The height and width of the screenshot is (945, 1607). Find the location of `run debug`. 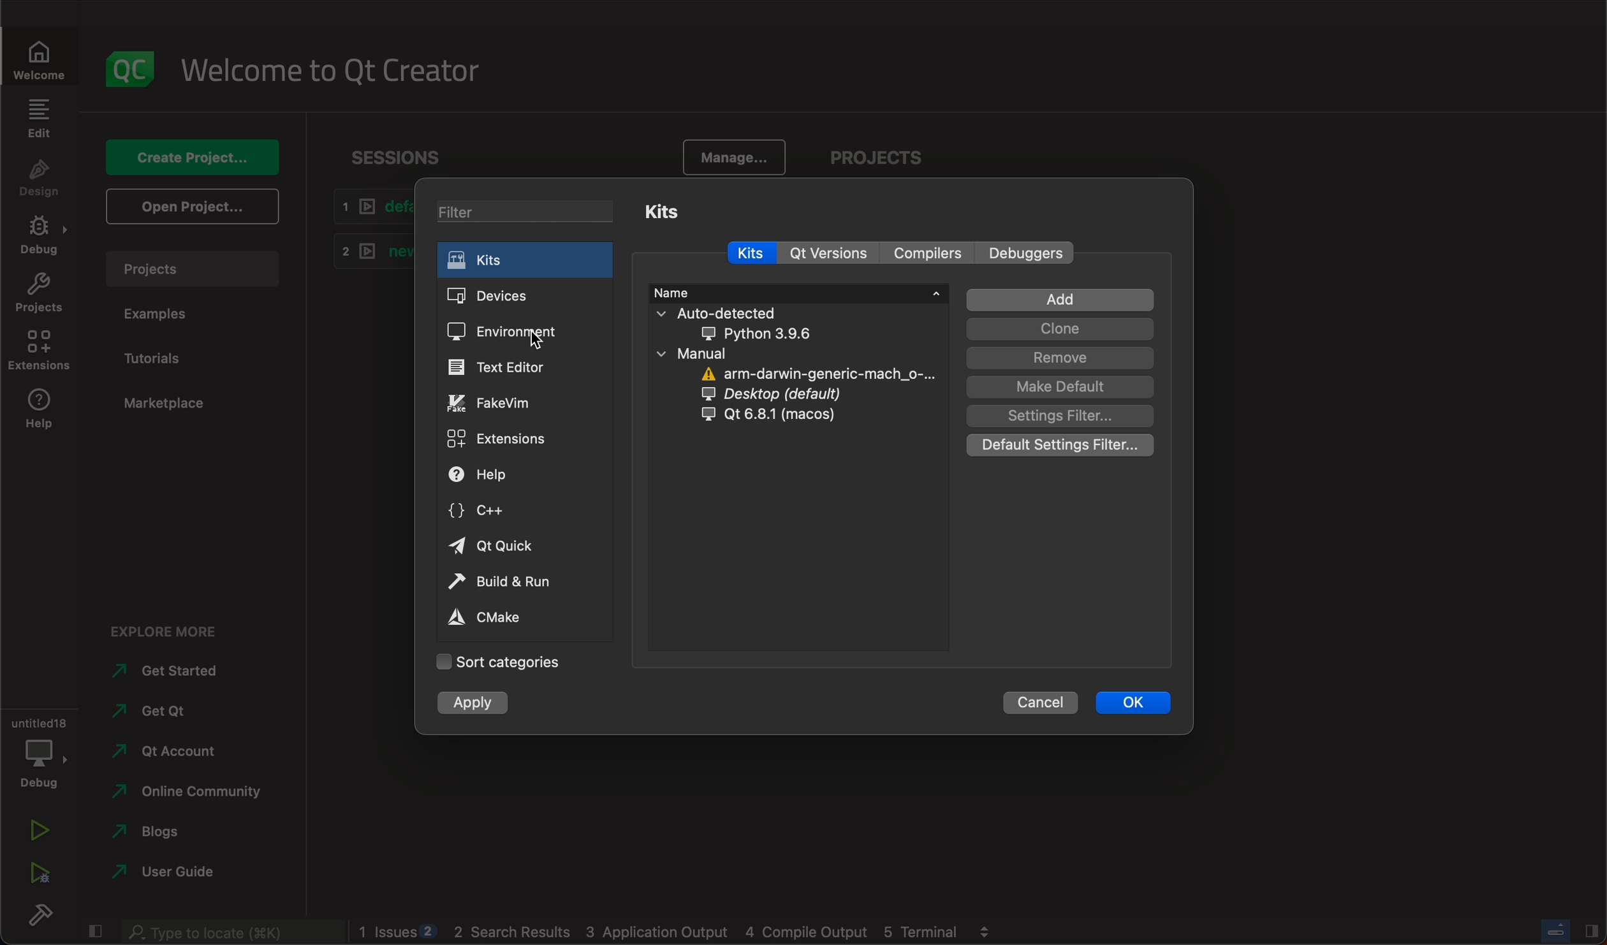

run debug is located at coordinates (38, 874).